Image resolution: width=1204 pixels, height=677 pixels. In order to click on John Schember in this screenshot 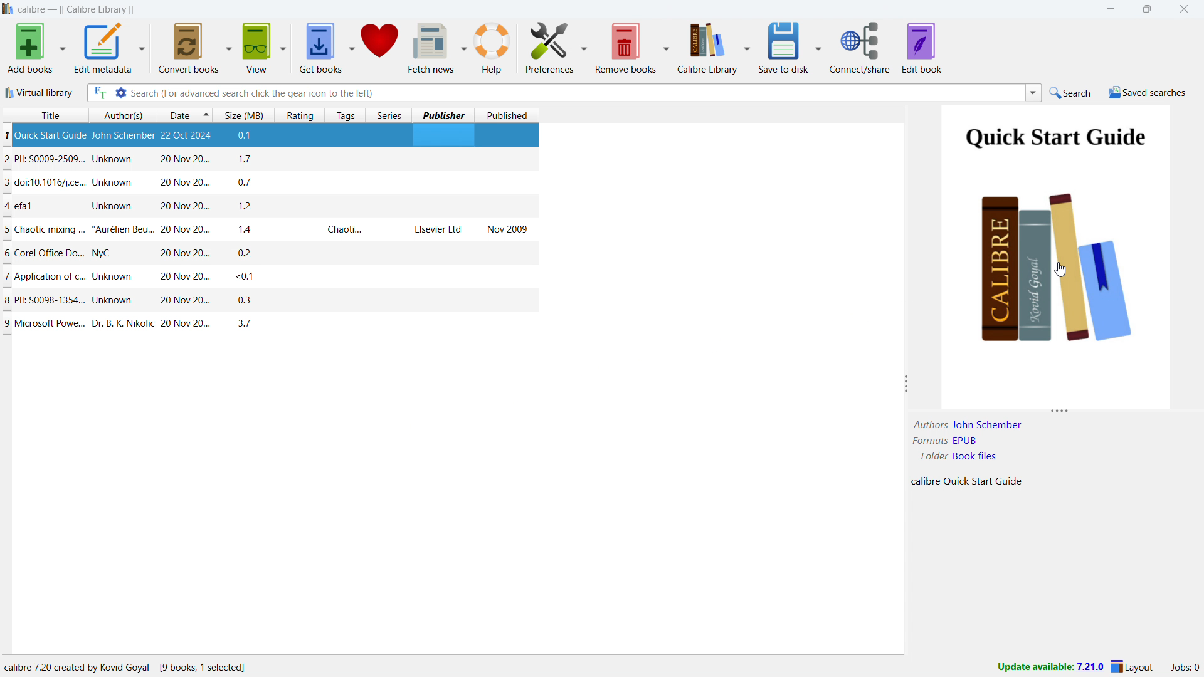, I will do `click(124, 136)`.